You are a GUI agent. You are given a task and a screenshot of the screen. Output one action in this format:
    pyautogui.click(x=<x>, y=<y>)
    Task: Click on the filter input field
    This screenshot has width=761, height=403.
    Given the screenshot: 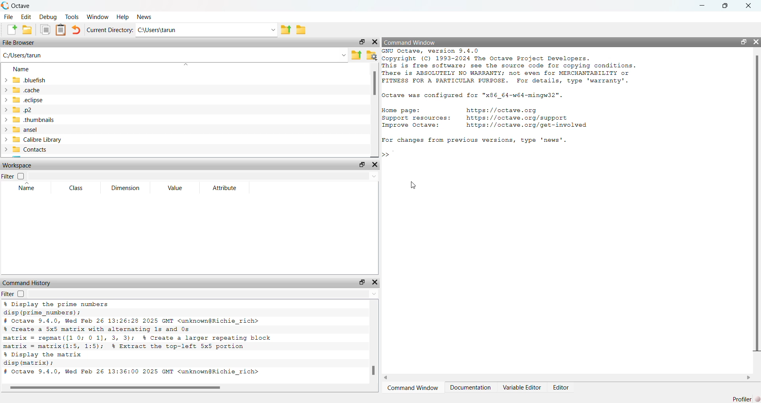 What is the action you would take?
    pyautogui.click(x=206, y=177)
    